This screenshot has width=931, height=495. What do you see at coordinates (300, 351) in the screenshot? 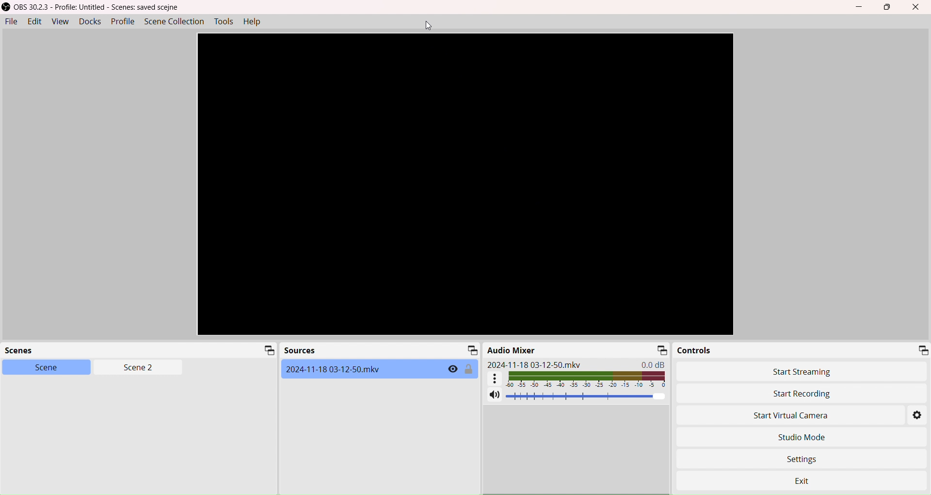
I see `Sources` at bounding box center [300, 351].